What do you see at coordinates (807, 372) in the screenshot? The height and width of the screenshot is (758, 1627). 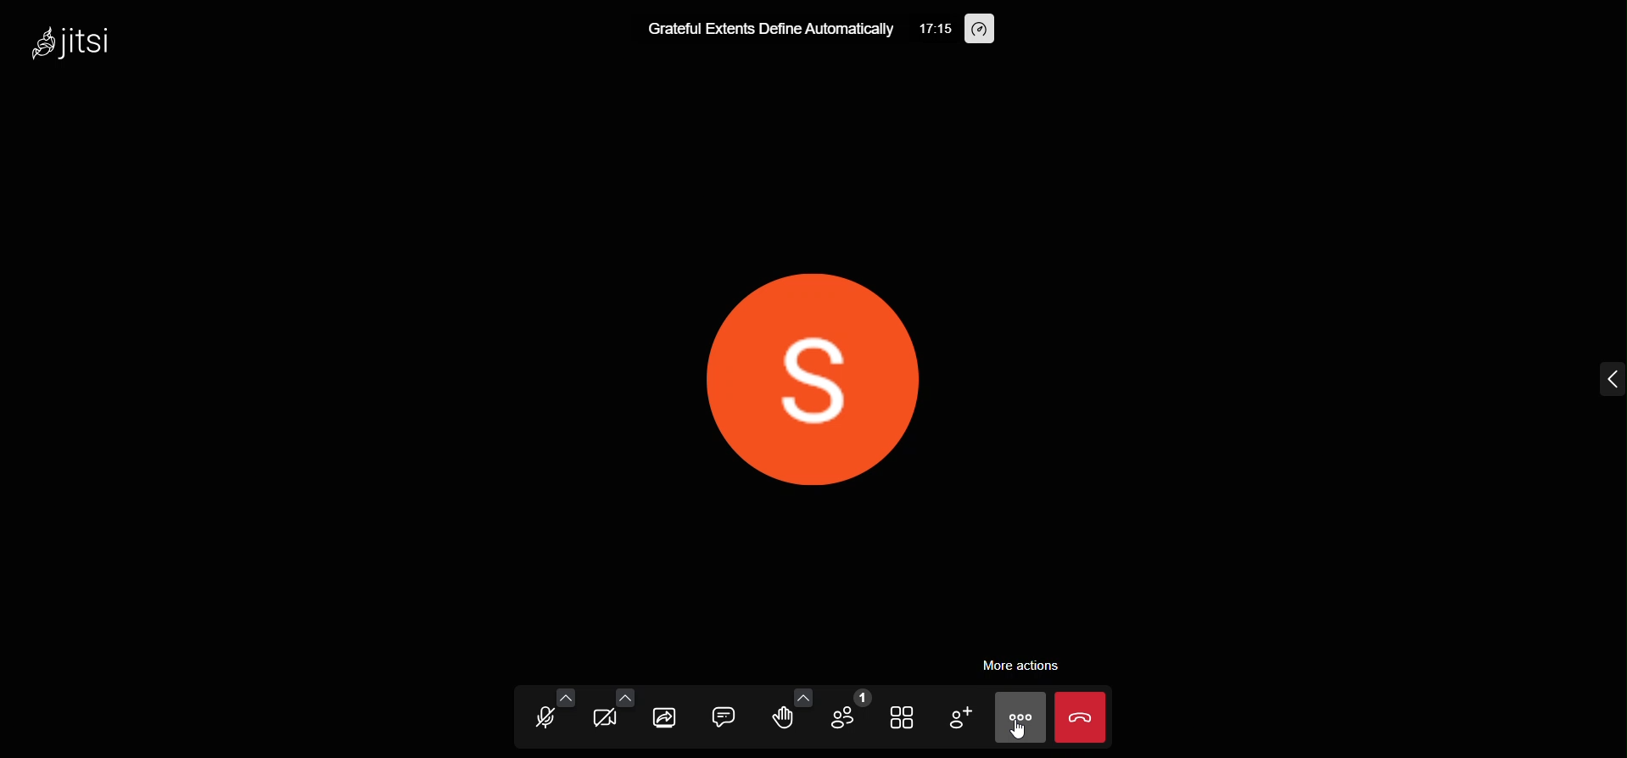 I see `display picture` at bounding box center [807, 372].